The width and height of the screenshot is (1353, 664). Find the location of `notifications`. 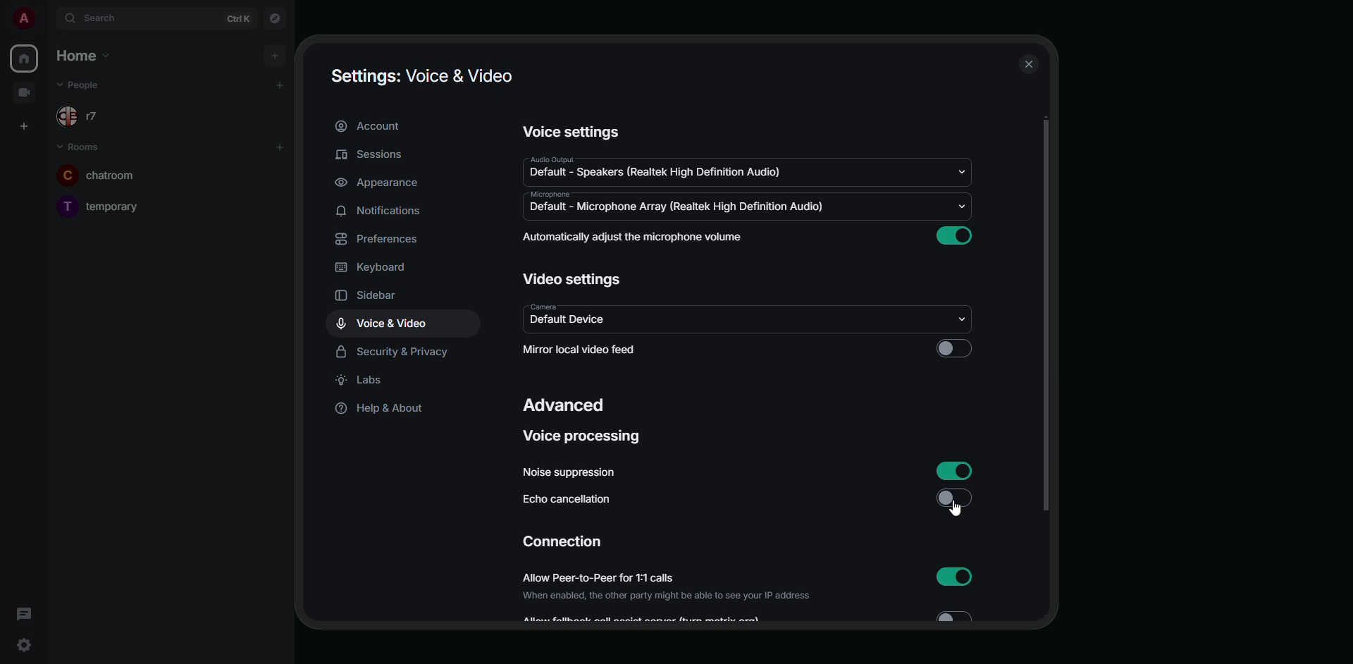

notifications is located at coordinates (381, 210).